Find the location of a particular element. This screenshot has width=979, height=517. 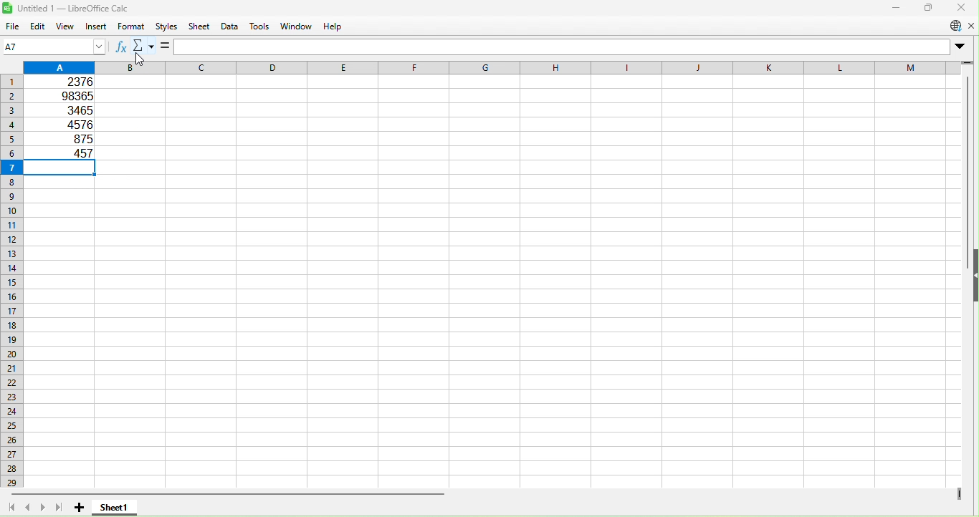

Cursor is located at coordinates (142, 51).